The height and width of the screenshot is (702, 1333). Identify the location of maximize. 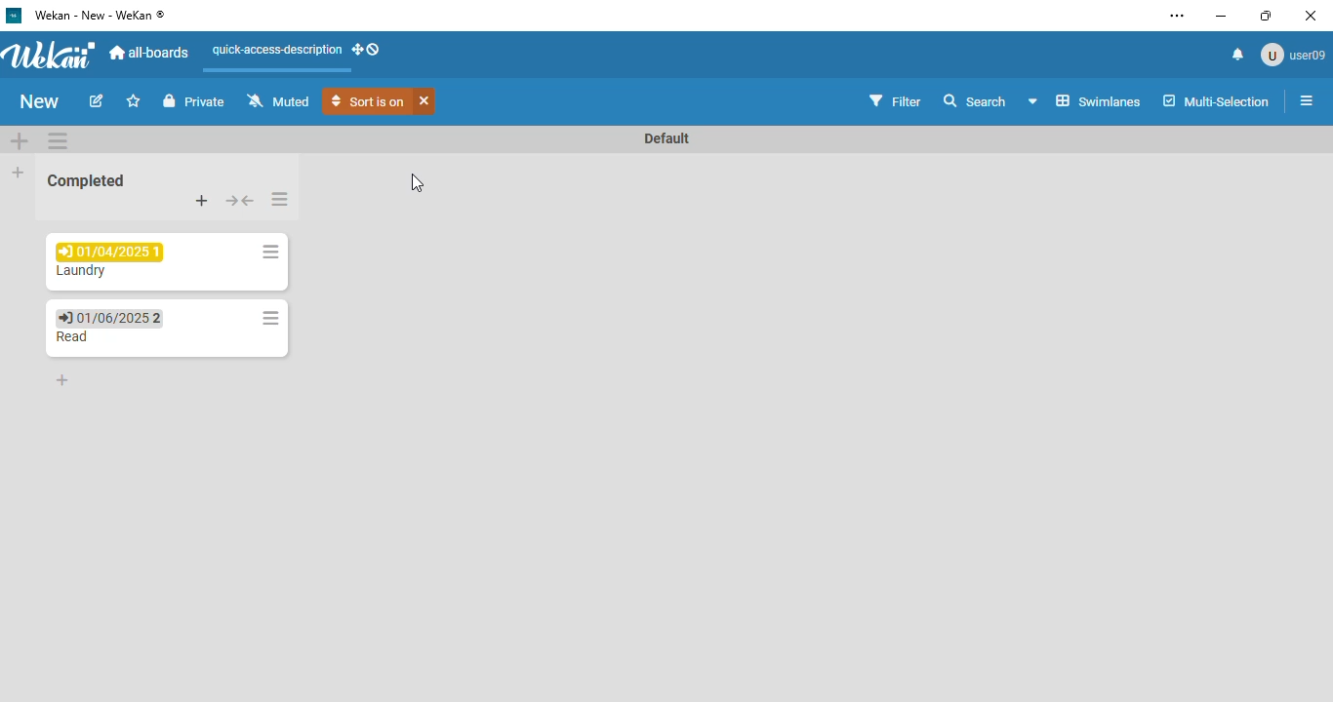
(1267, 16).